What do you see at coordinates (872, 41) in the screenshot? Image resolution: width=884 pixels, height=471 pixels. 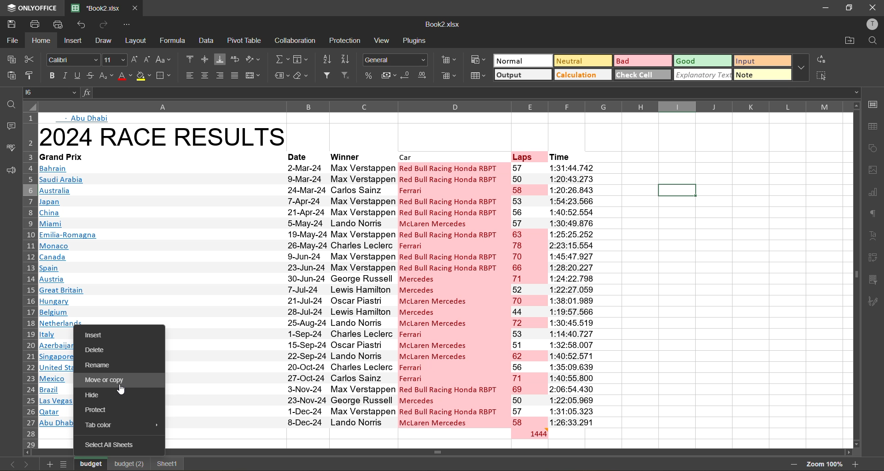 I see `find` at bounding box center [872, 41].